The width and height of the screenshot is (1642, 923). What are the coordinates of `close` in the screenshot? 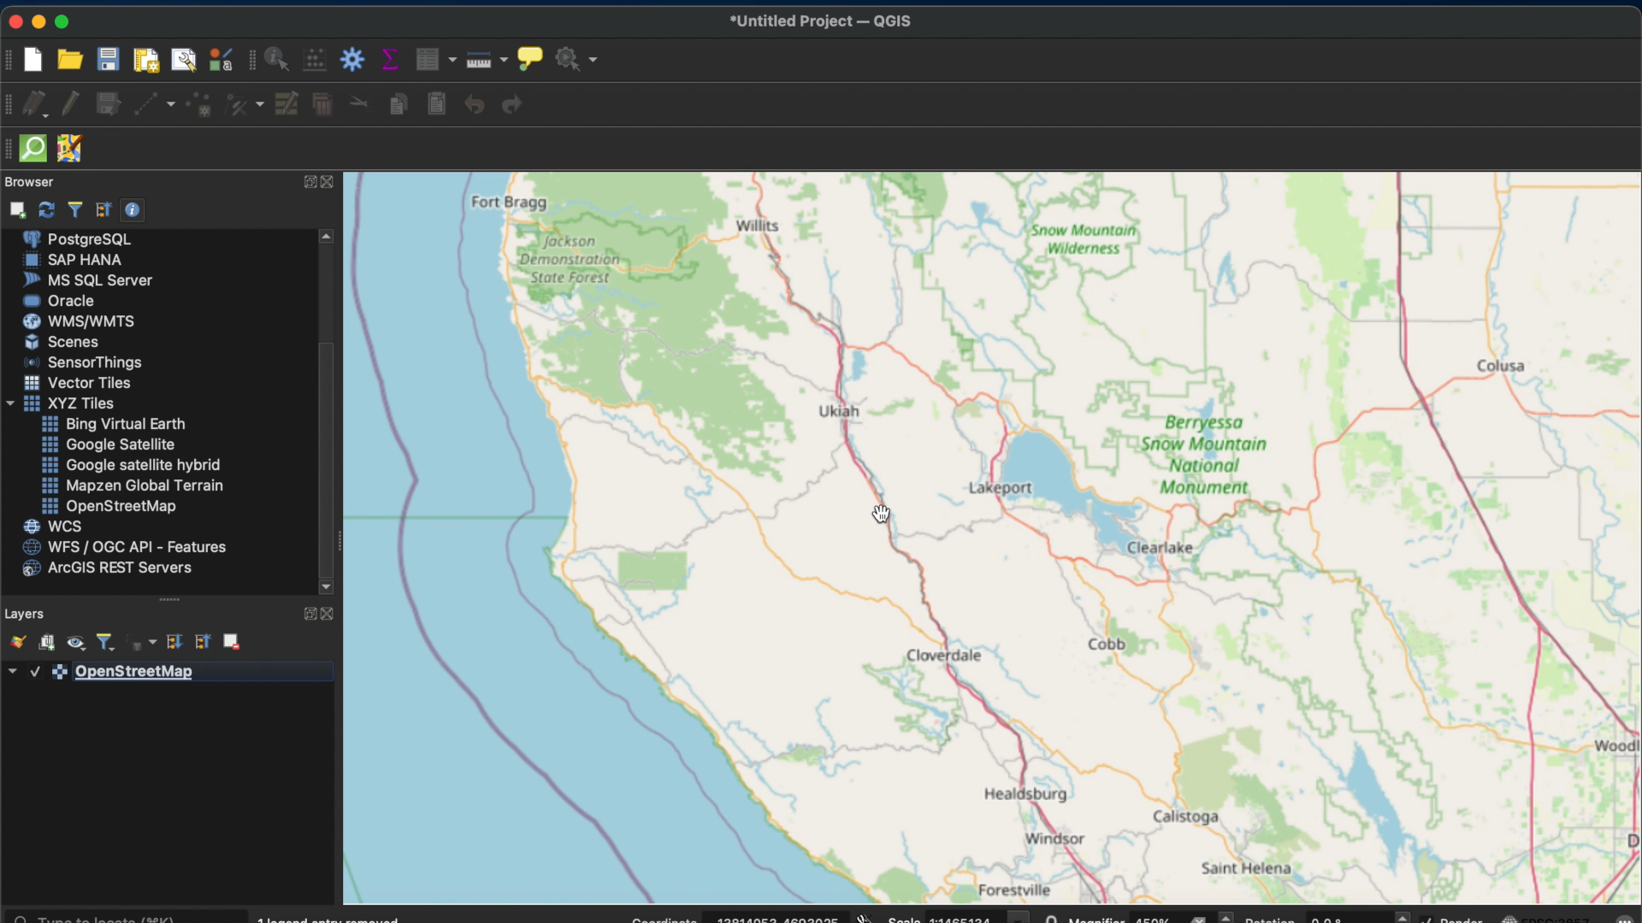 It's located at (13, 20).